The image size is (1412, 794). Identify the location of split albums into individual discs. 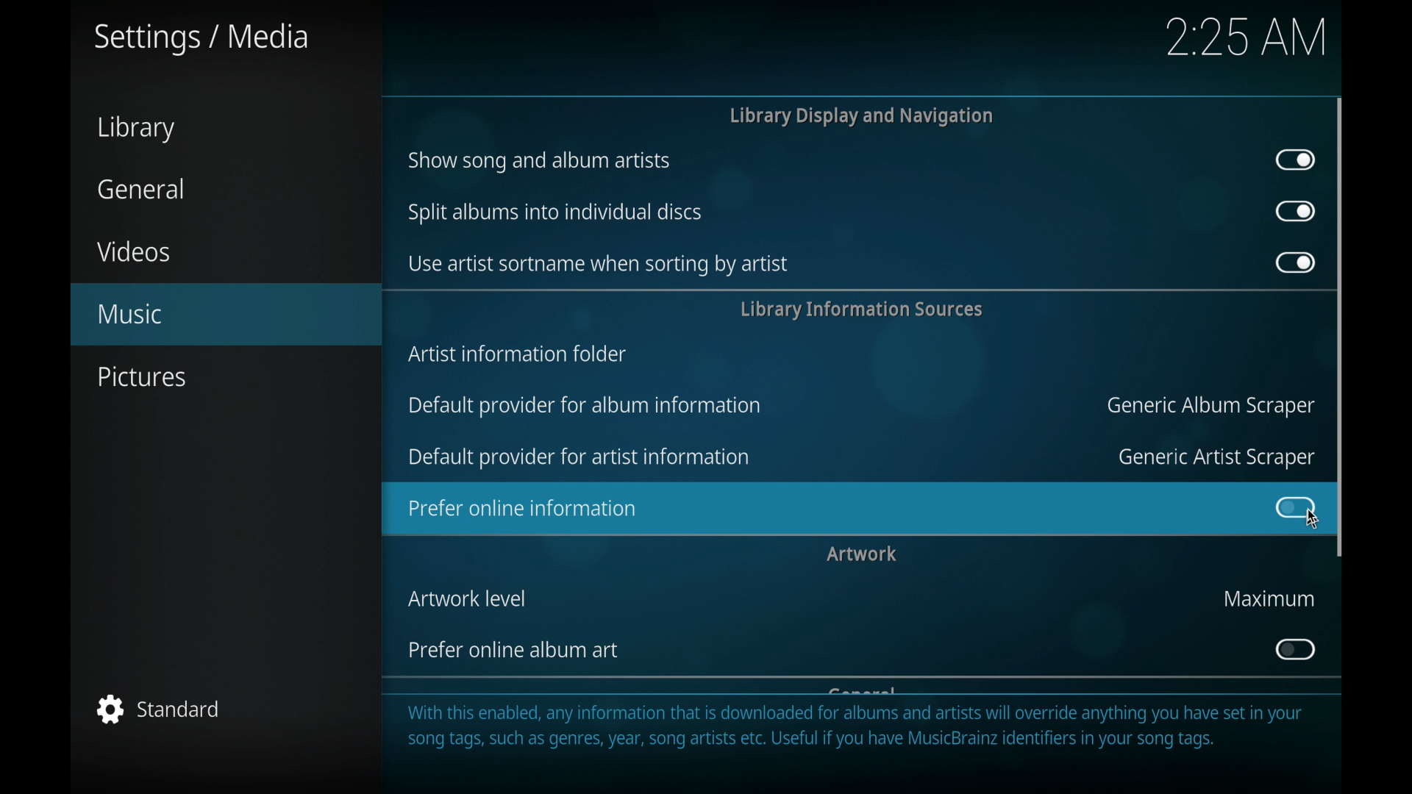
(555, 212).